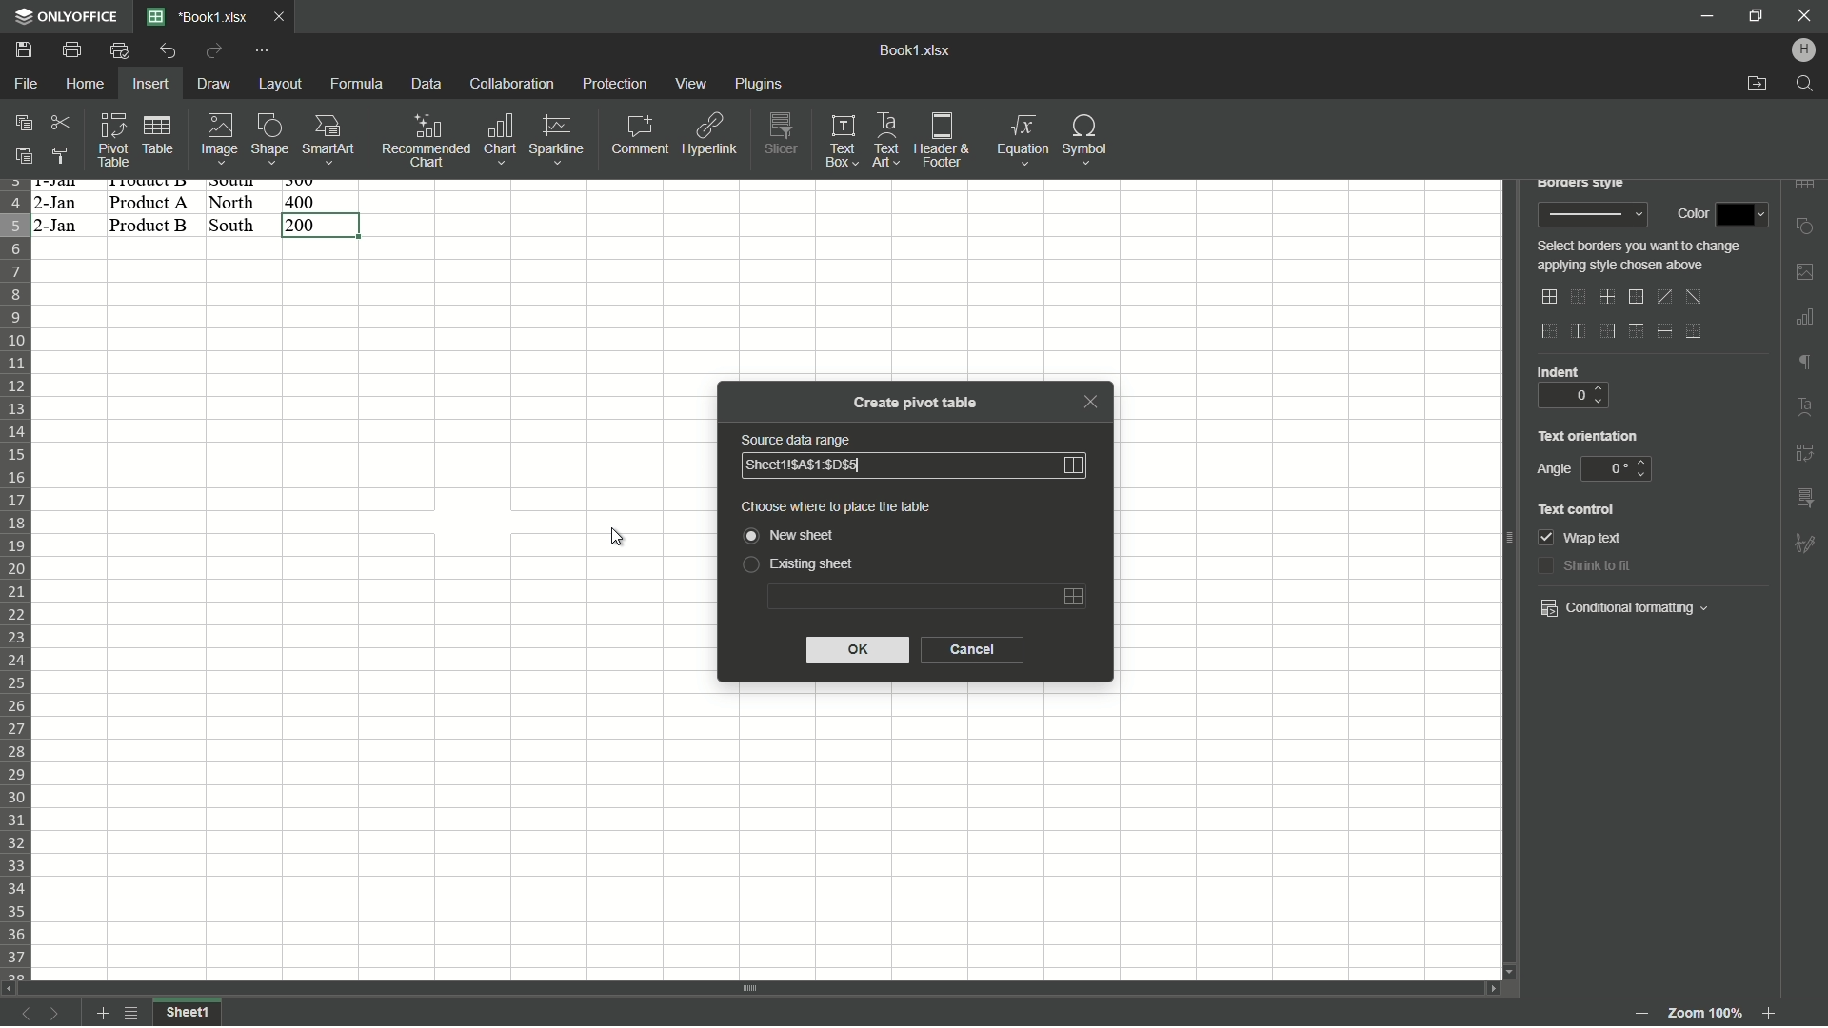 The width and height of the screenshot is (1828, 1028). I want to click on indent, so click(1557, 371).